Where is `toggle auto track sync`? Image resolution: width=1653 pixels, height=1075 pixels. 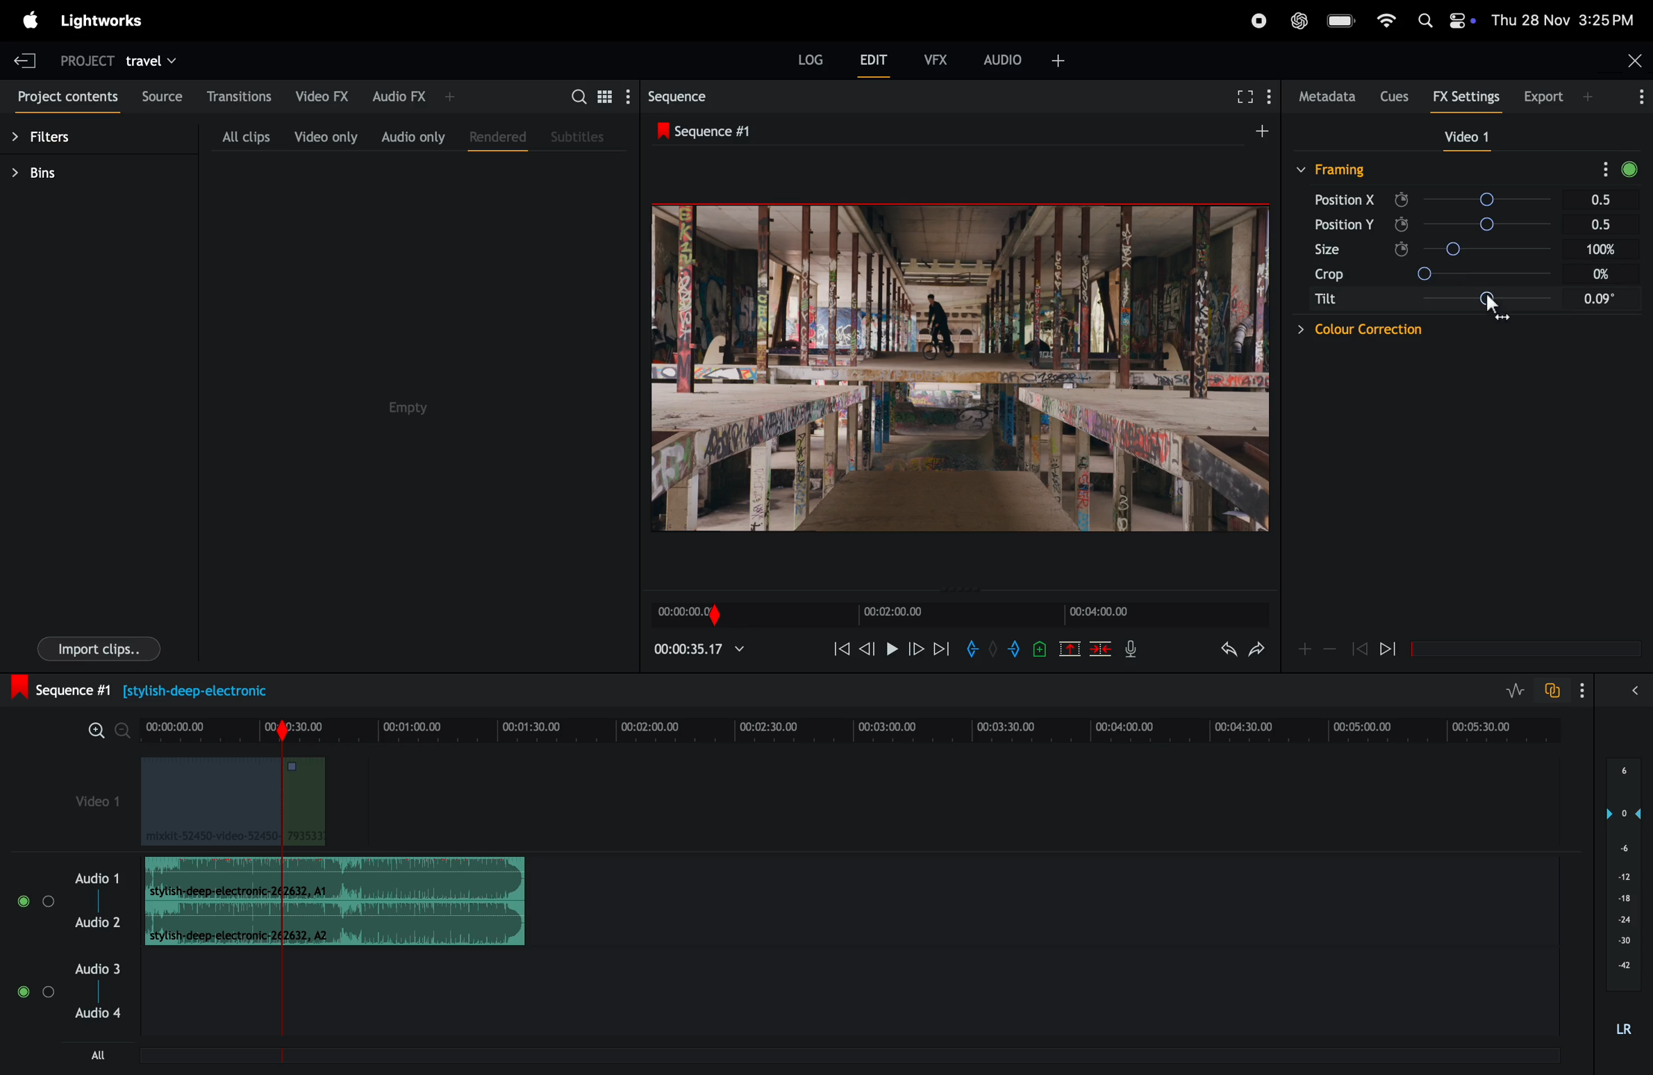
toggle auto track sync is located at coordinates (1553, 689).